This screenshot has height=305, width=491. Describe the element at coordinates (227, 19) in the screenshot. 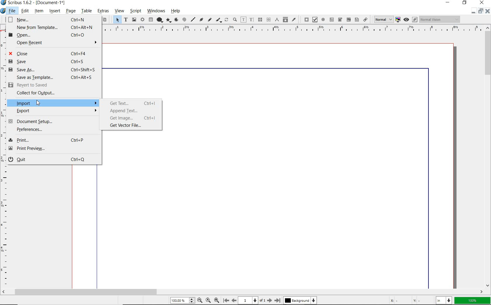

I see `rotate item` at that location.